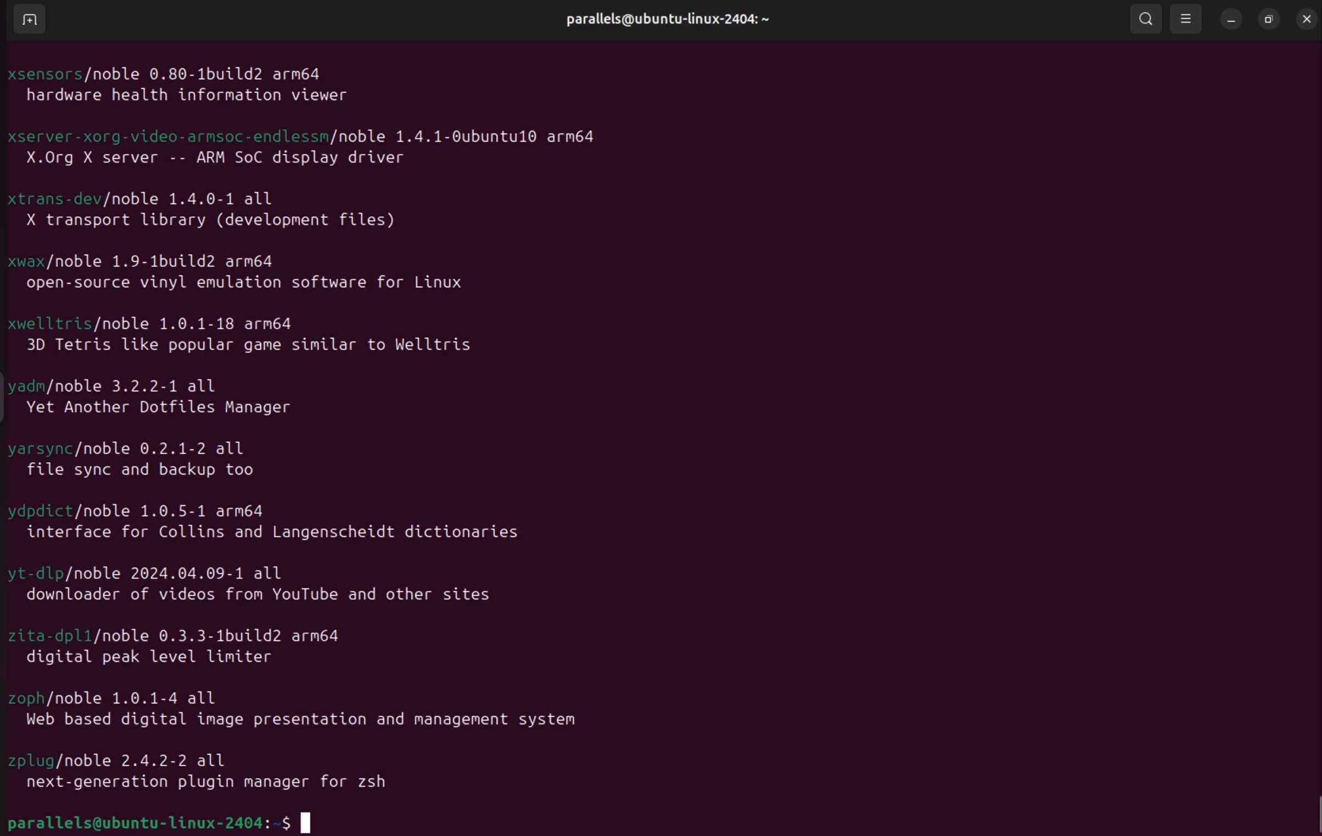  I want to click on xwelltris/noble 1.0.1-18 armé64
3D Tetris like popular game similar to Welltris, so click(250, 337).